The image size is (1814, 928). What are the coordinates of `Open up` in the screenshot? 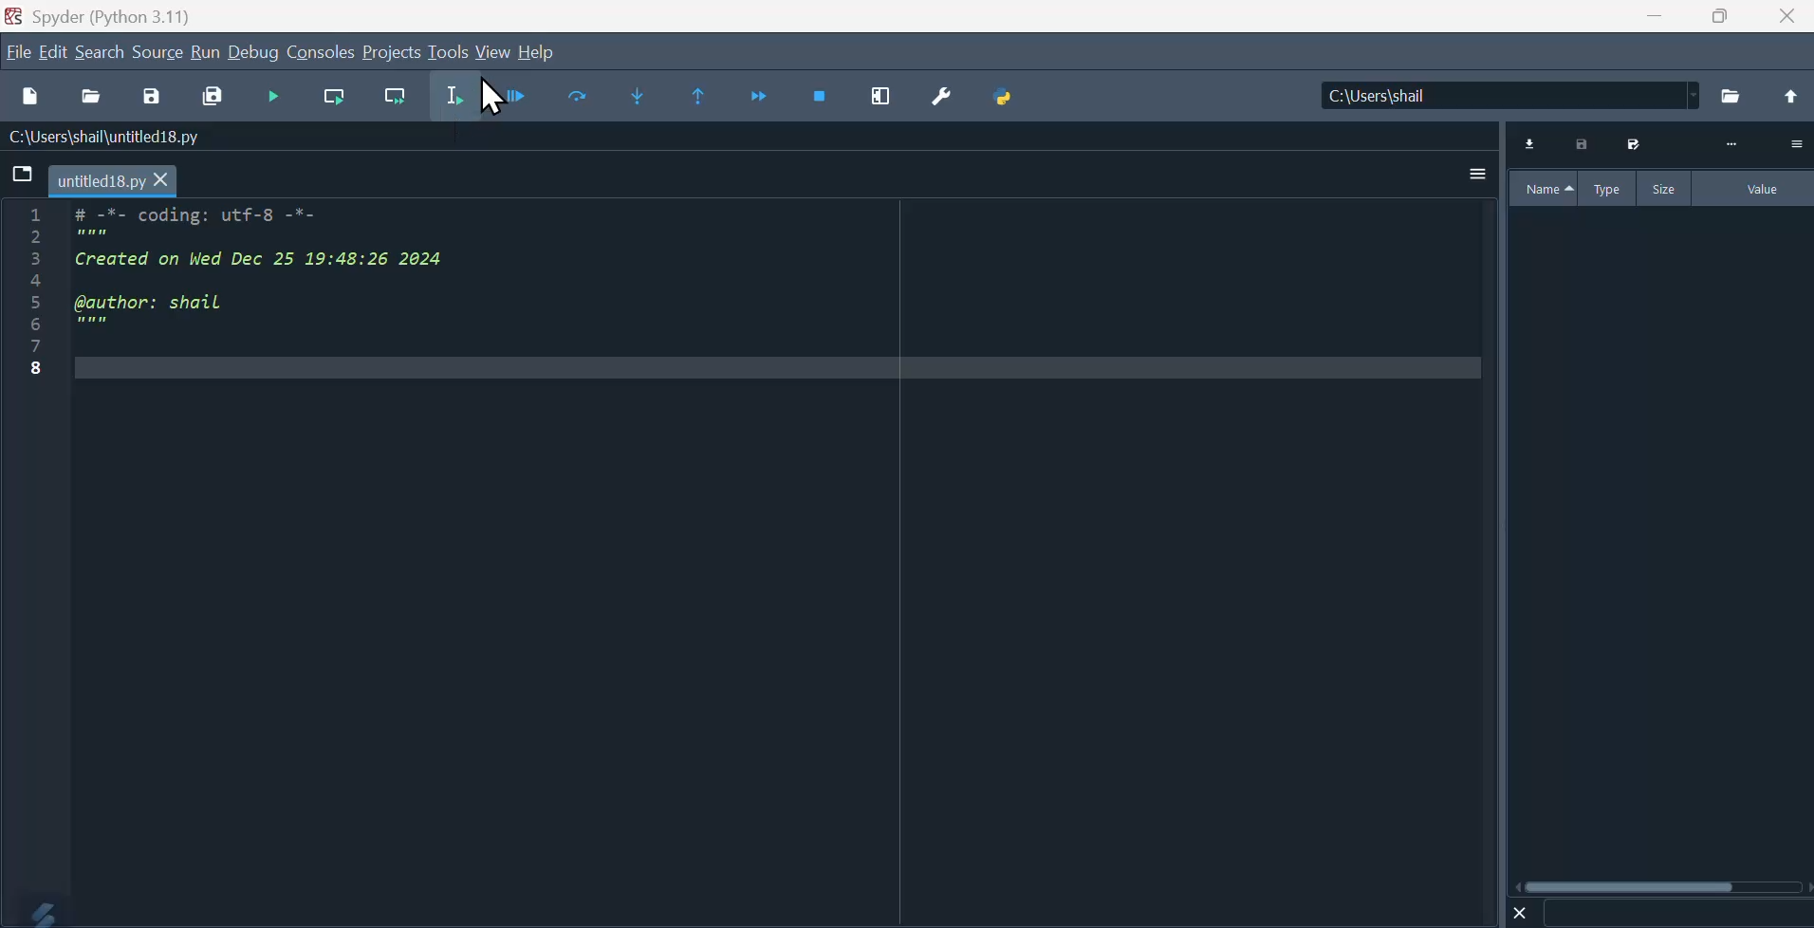 It's located at (1788, 98).